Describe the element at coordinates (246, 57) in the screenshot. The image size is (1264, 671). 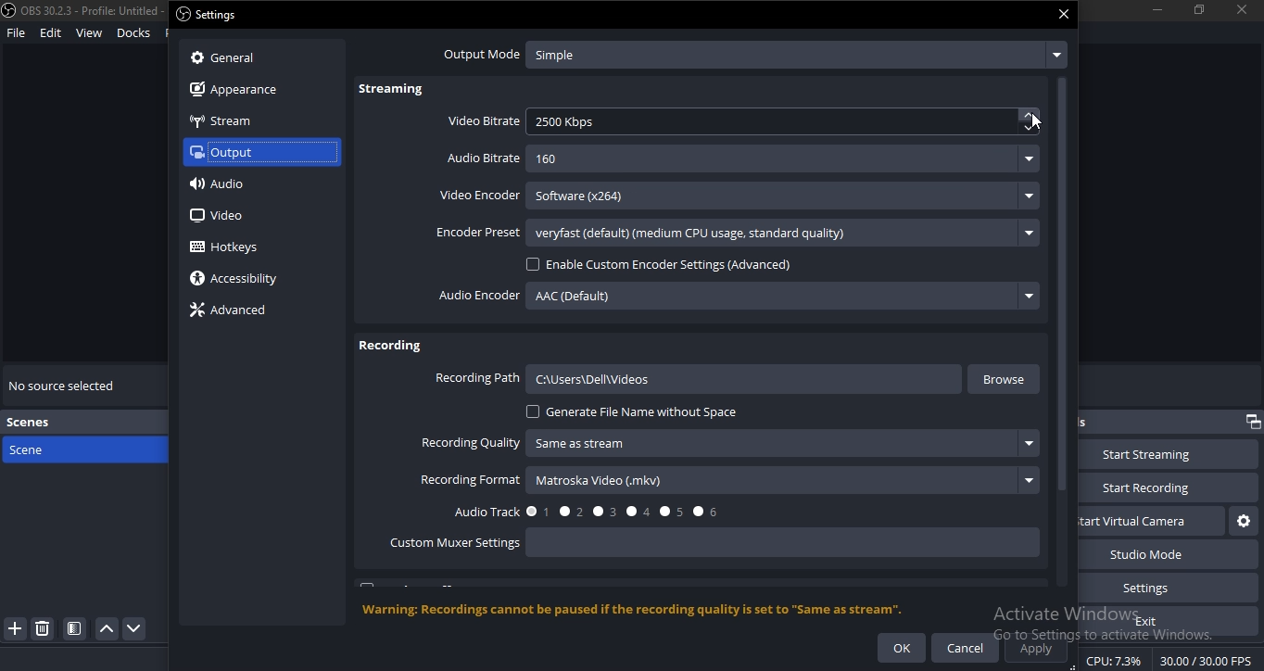
I see `general` at that location.